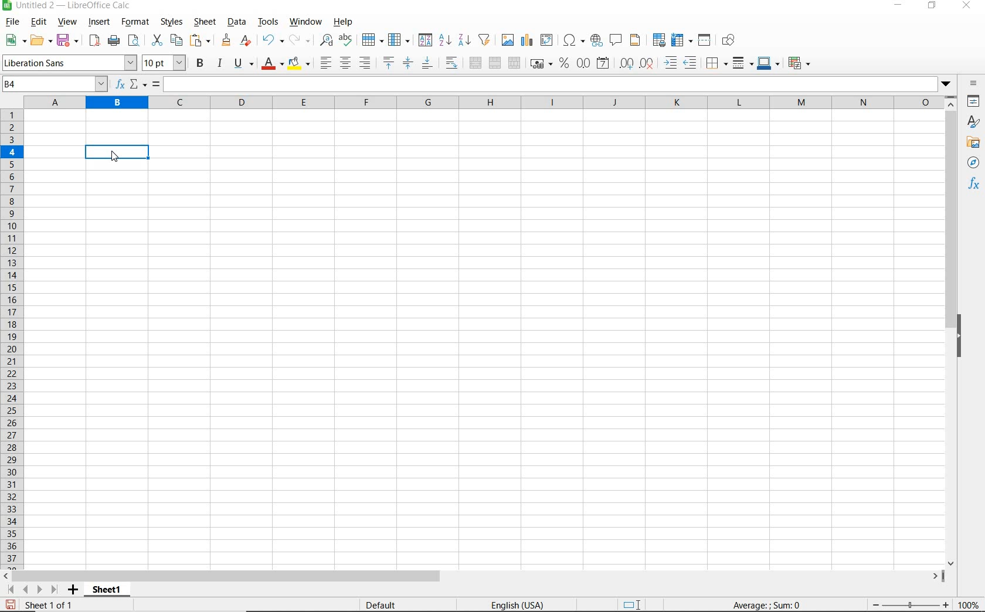 The width and height of the screenshot is (985, 612). I want to click on insert comment, so click(616, 40).